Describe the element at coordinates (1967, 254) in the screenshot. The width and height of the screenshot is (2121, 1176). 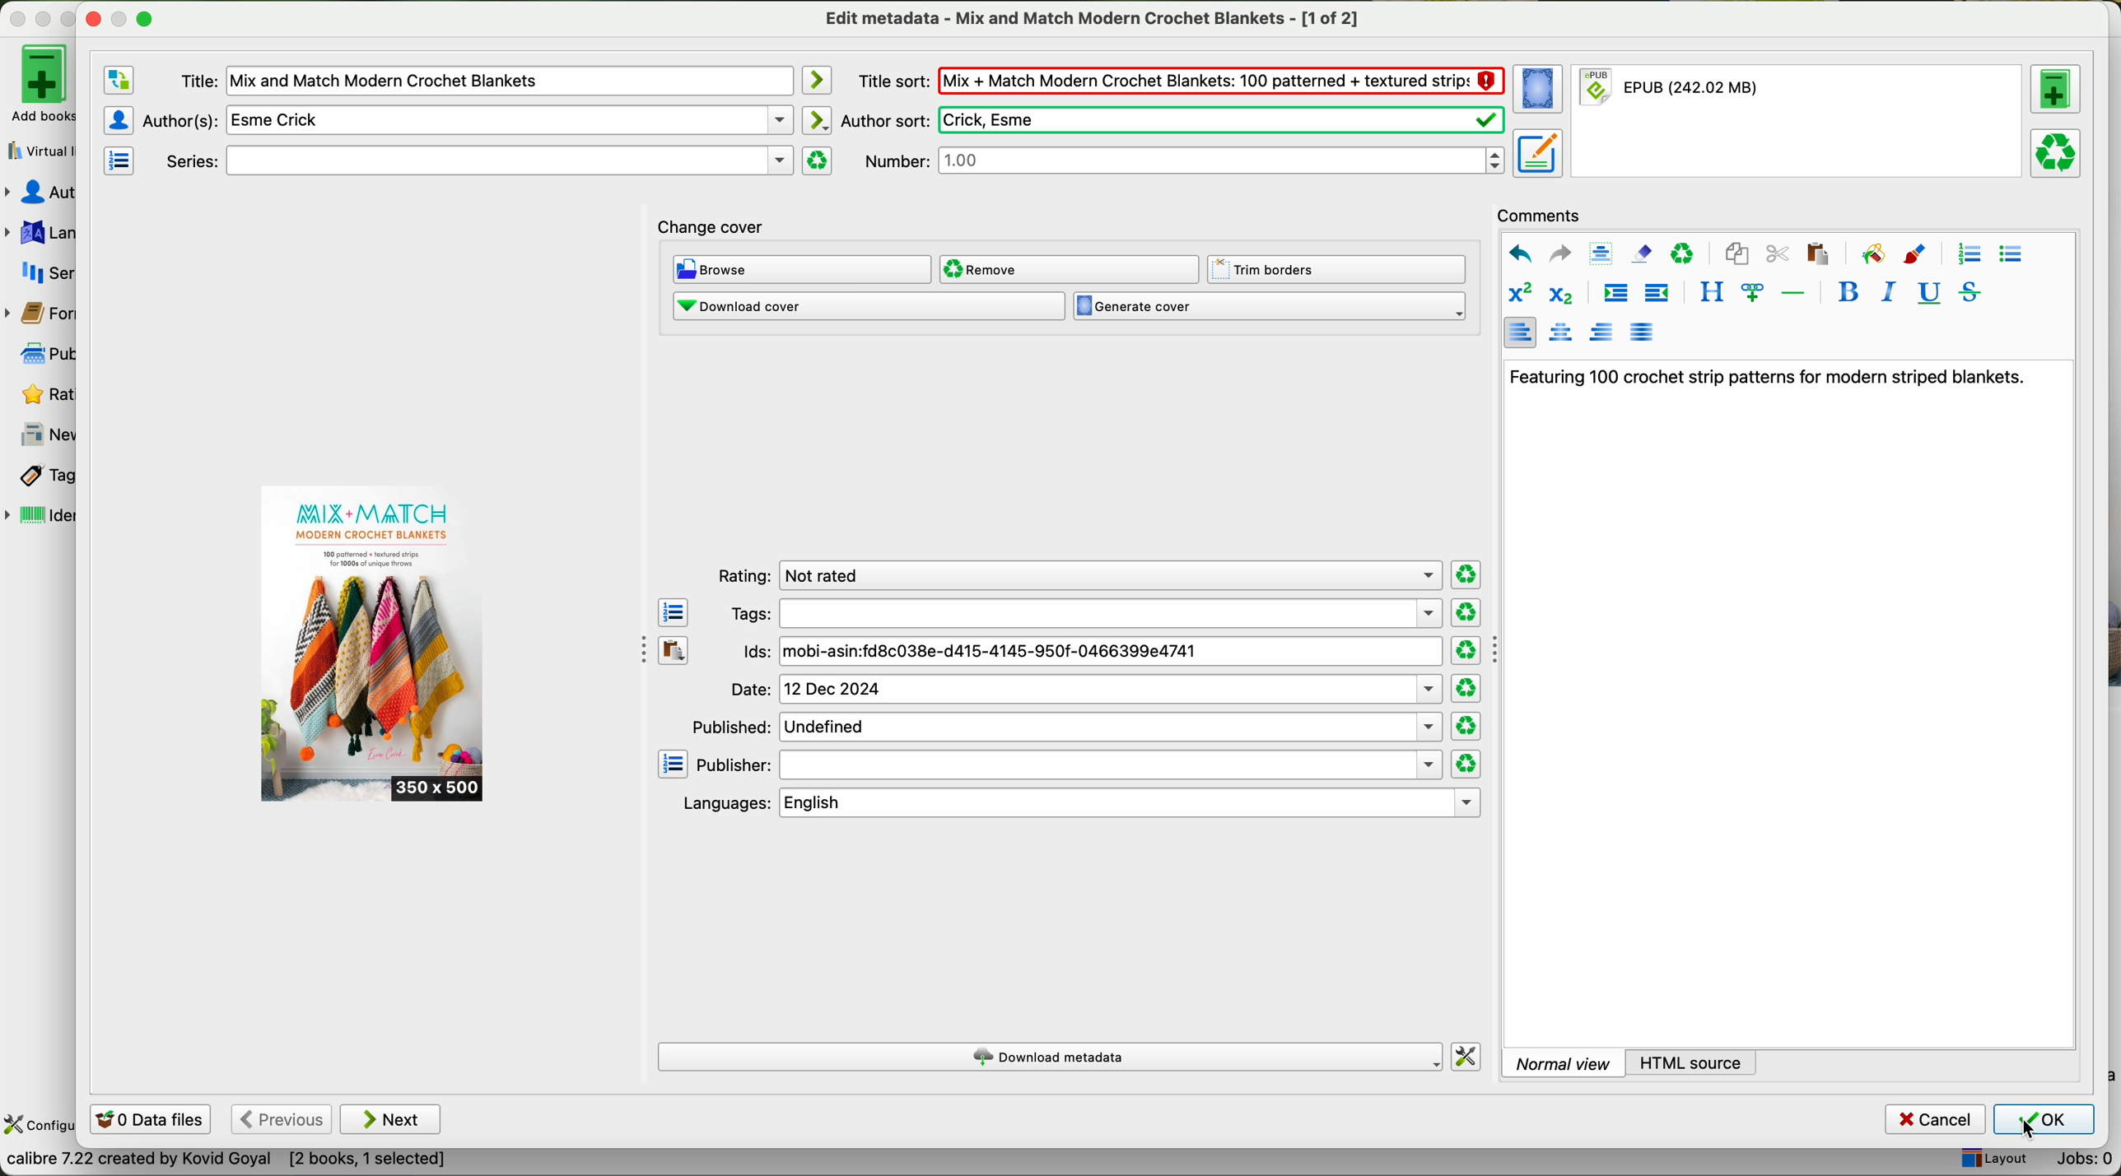
I see `ordered list` at that location.